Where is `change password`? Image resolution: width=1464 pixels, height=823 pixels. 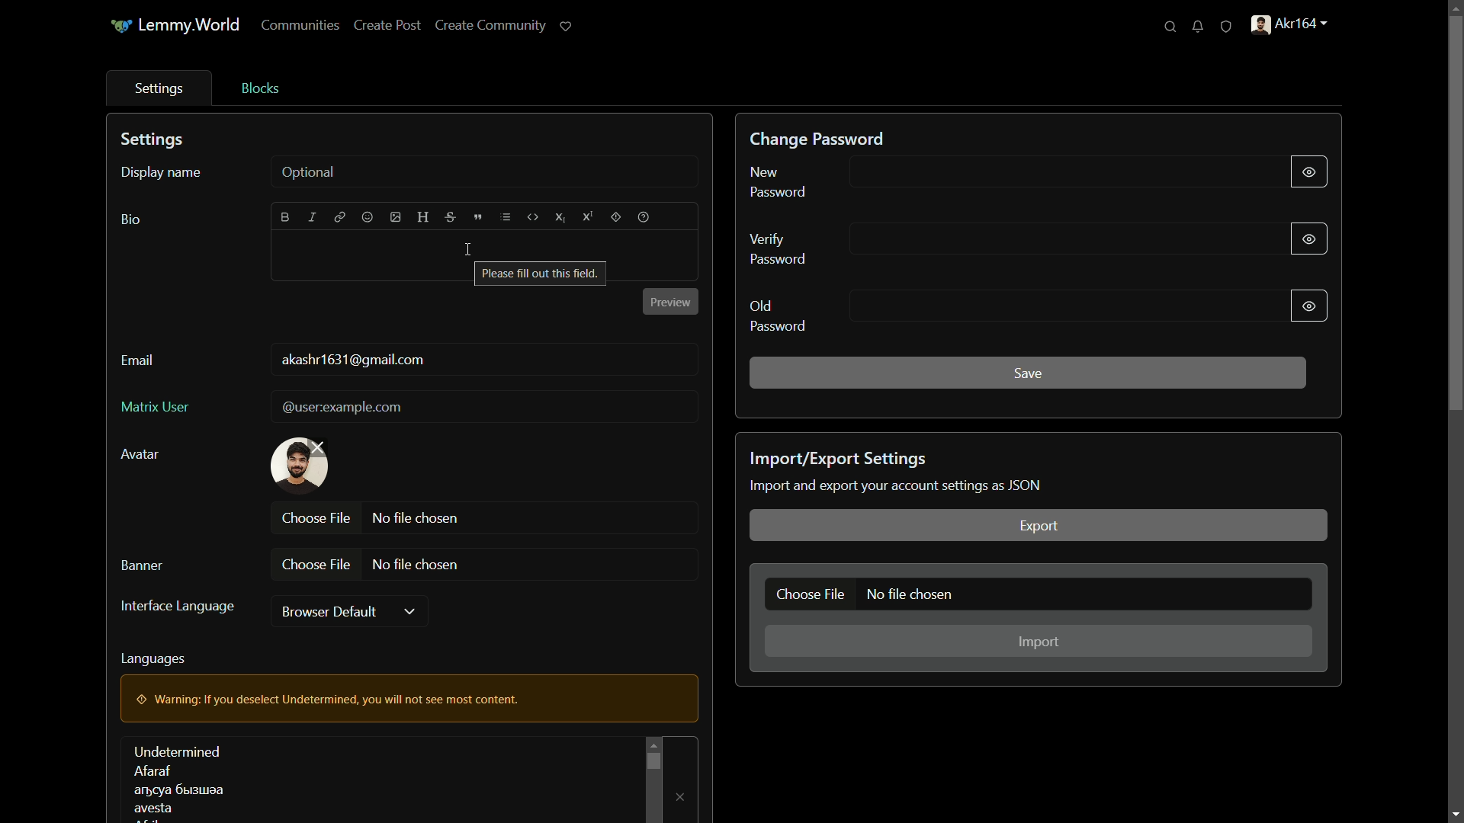
change password is located at coordinates (816, 139).